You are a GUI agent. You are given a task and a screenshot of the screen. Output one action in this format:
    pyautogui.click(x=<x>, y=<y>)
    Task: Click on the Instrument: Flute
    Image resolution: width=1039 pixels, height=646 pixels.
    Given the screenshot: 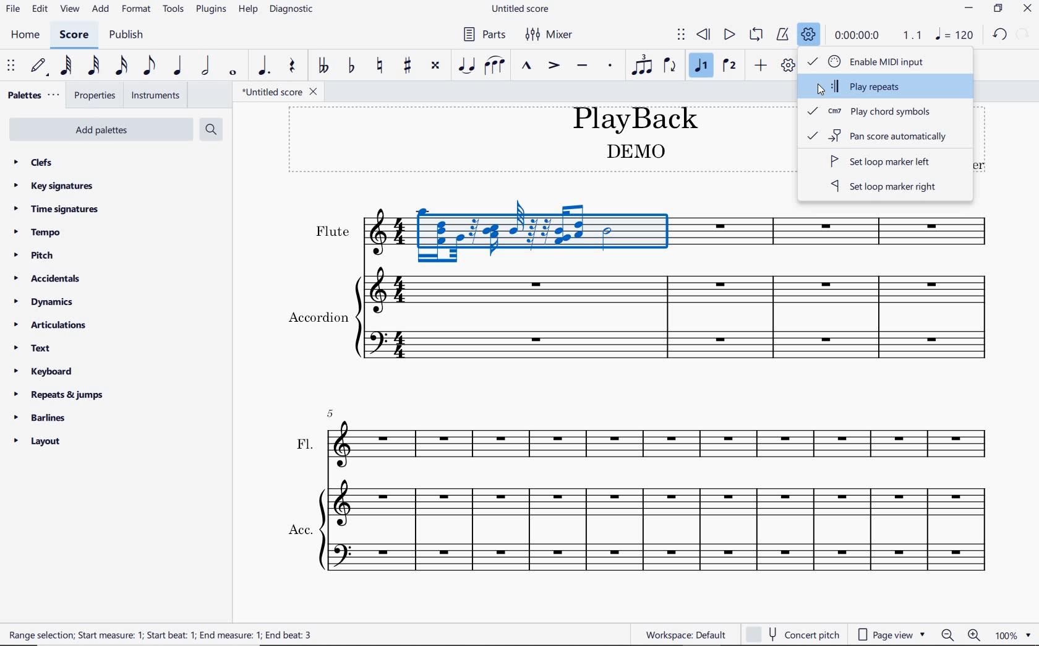 What is the action you would take?
    pyautogui.click(x=646, y=228)
    